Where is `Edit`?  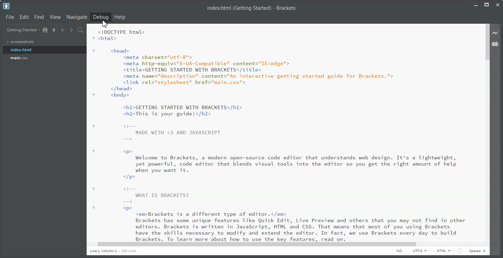
Edit is located at coordinates (24, 17).